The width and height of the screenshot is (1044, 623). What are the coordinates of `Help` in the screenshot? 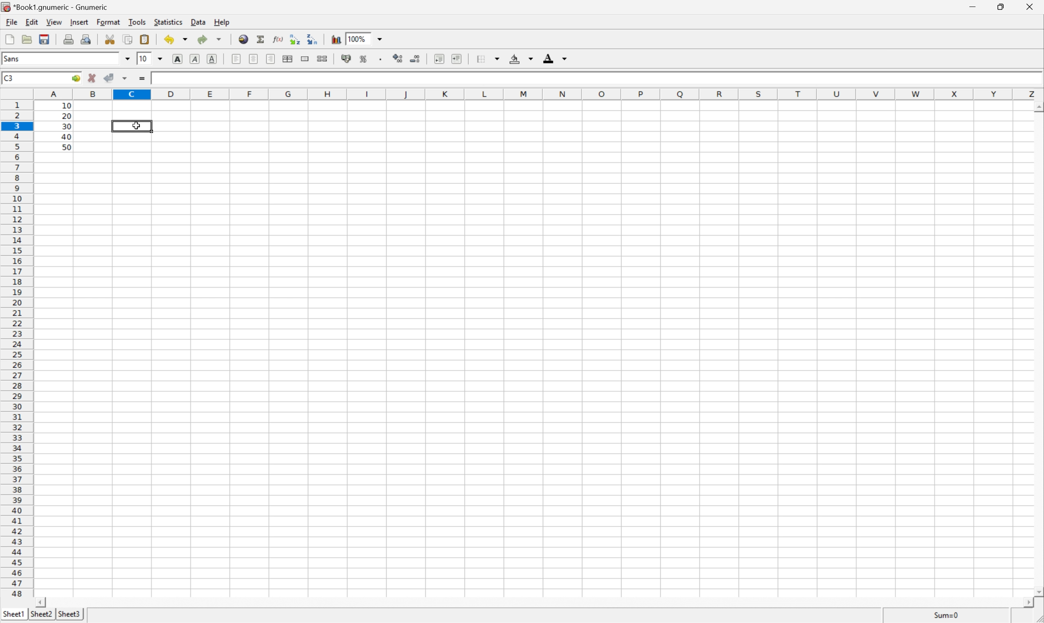 It's located at (223, 21).